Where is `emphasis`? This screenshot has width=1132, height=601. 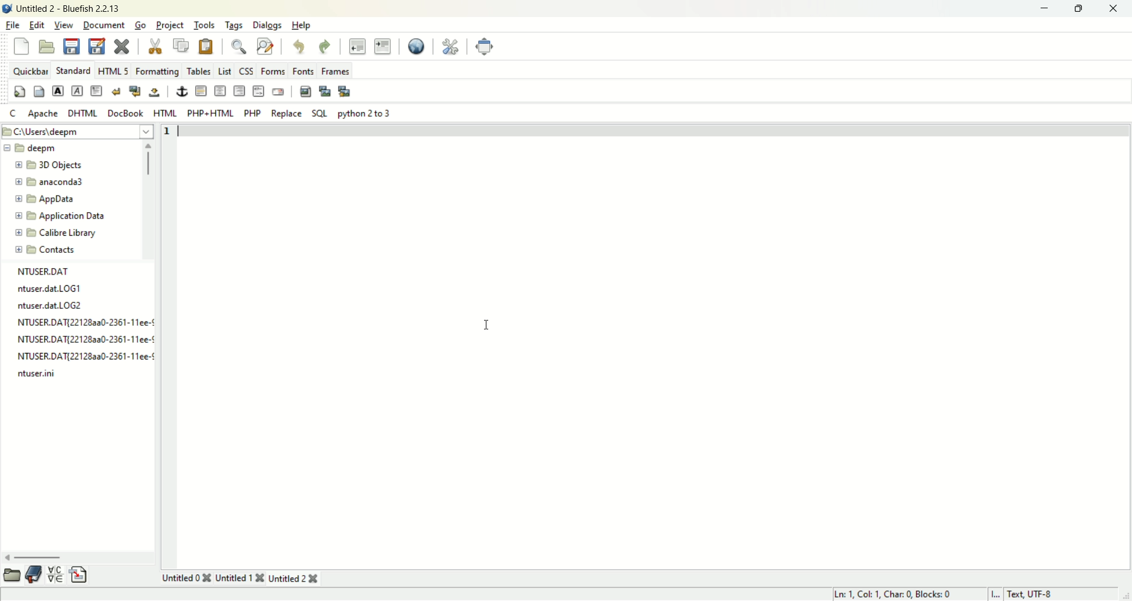 emphasis is located at coordinates (79, 91).